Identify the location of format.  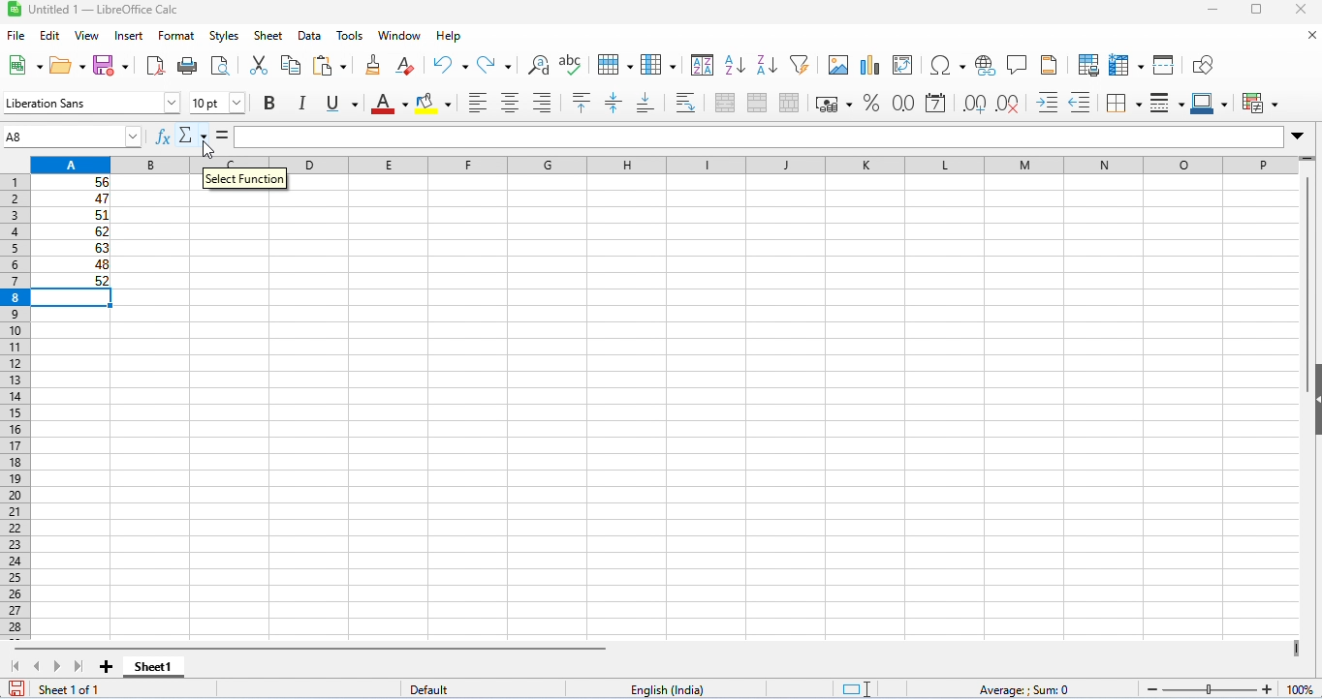
(176, 37).